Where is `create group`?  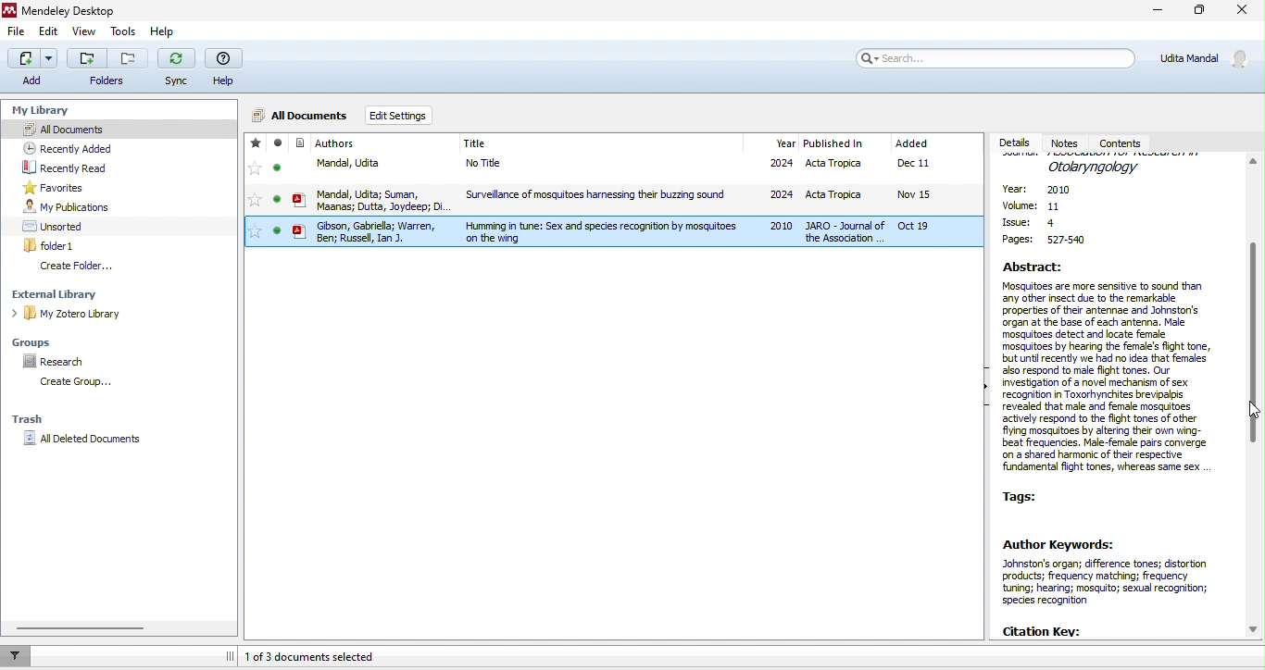 create group is located at coordinates (72, 382).